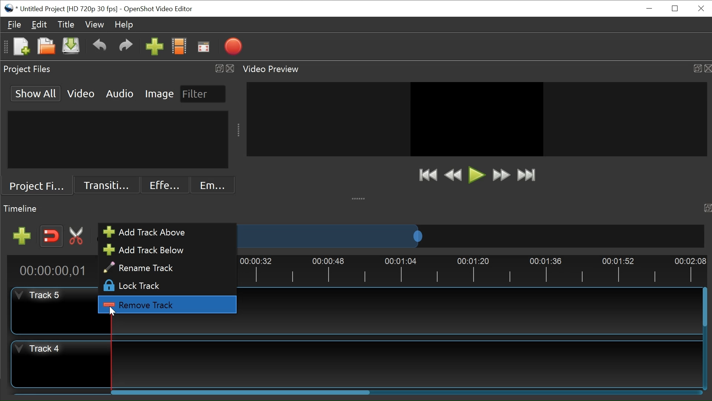 This screenshot has height=401, width=712. What do you see at coordinates (203, 47) in the screenshot?
I see `Fullscreen` at bounding box center [203, 47].